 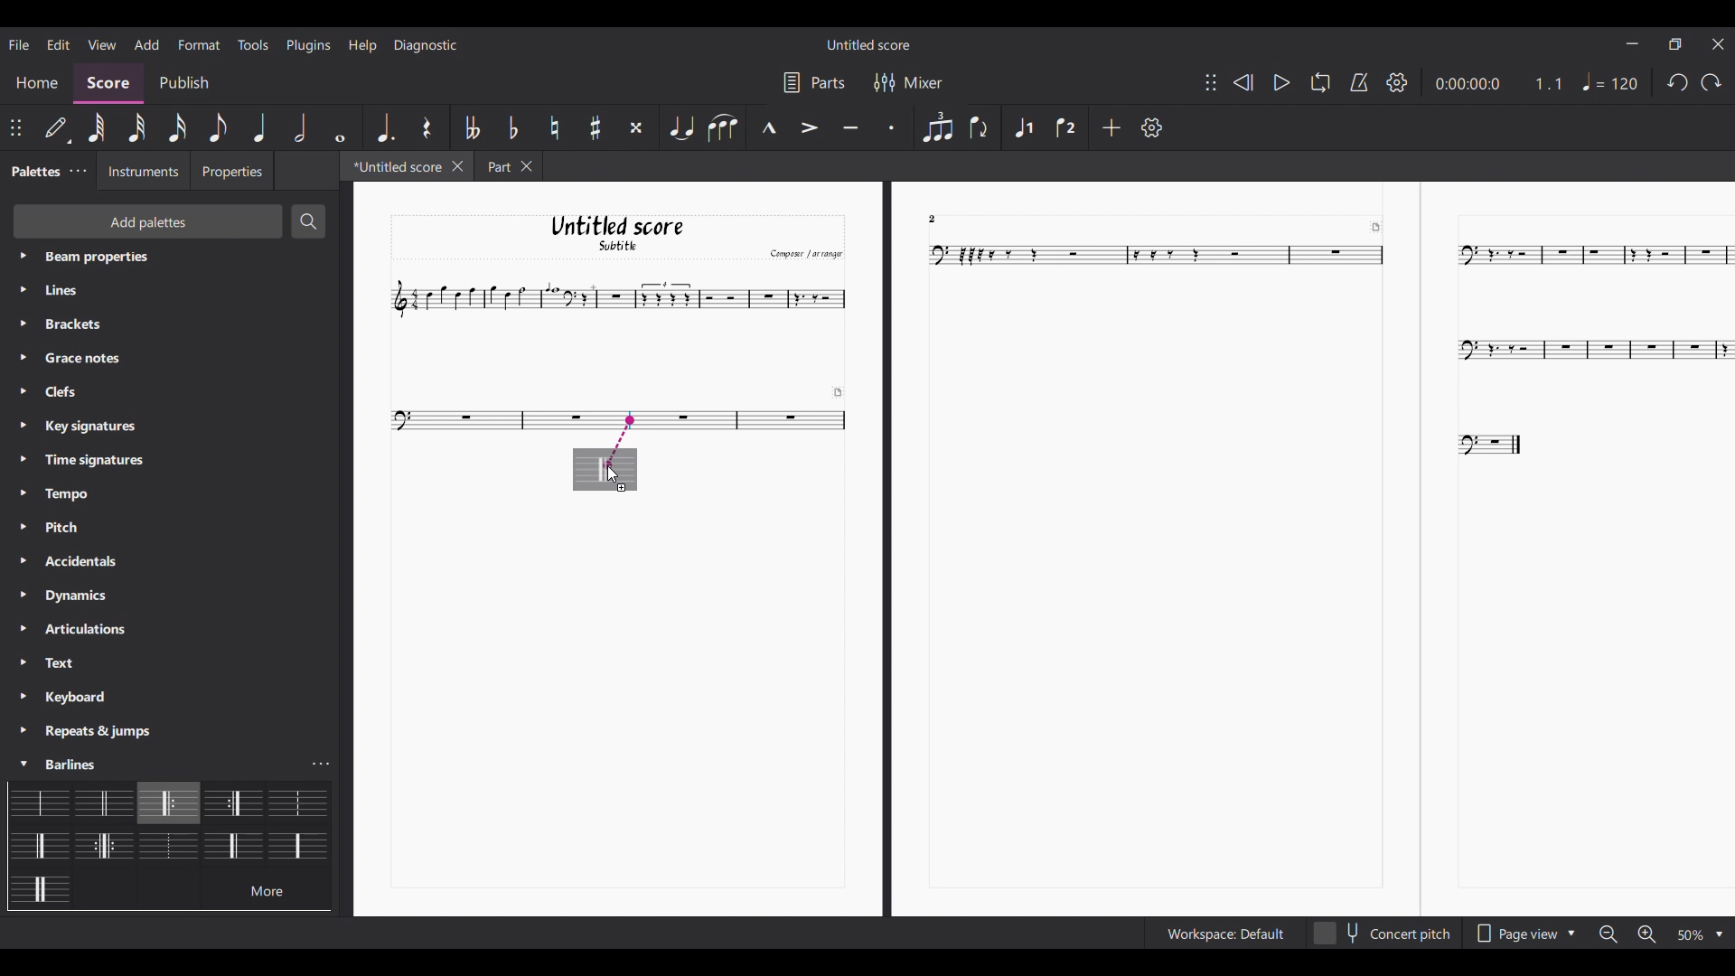 What do you see at coordinates (168, 847) in the screenshot?
I see `Barline options` at bounding box center [168, 847].